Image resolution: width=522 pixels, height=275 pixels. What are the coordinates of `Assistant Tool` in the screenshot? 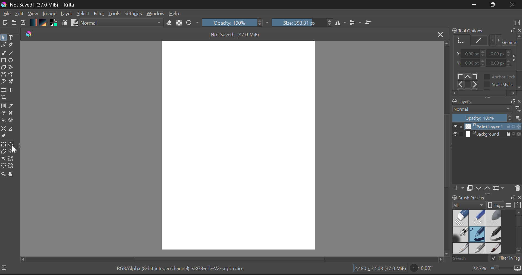 It's located at (4, 128).